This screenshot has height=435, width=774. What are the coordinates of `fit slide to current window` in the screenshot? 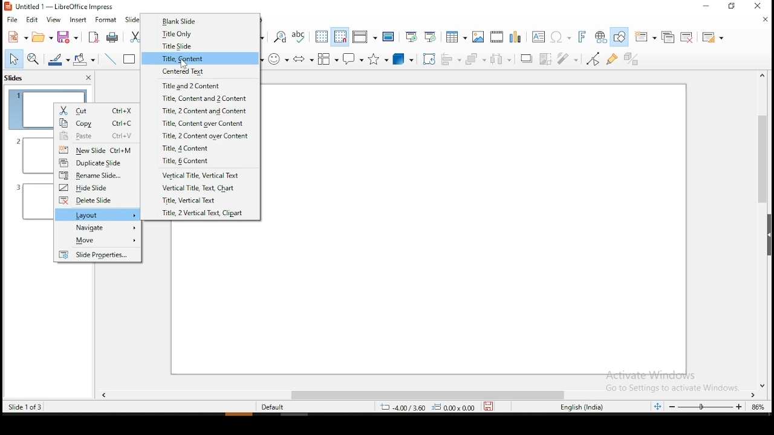 It's located at (658, 407).